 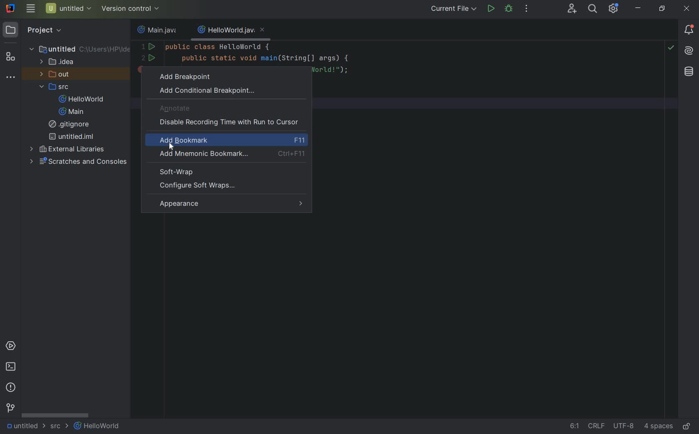 I want to click on services, so click(x=11, y=346).